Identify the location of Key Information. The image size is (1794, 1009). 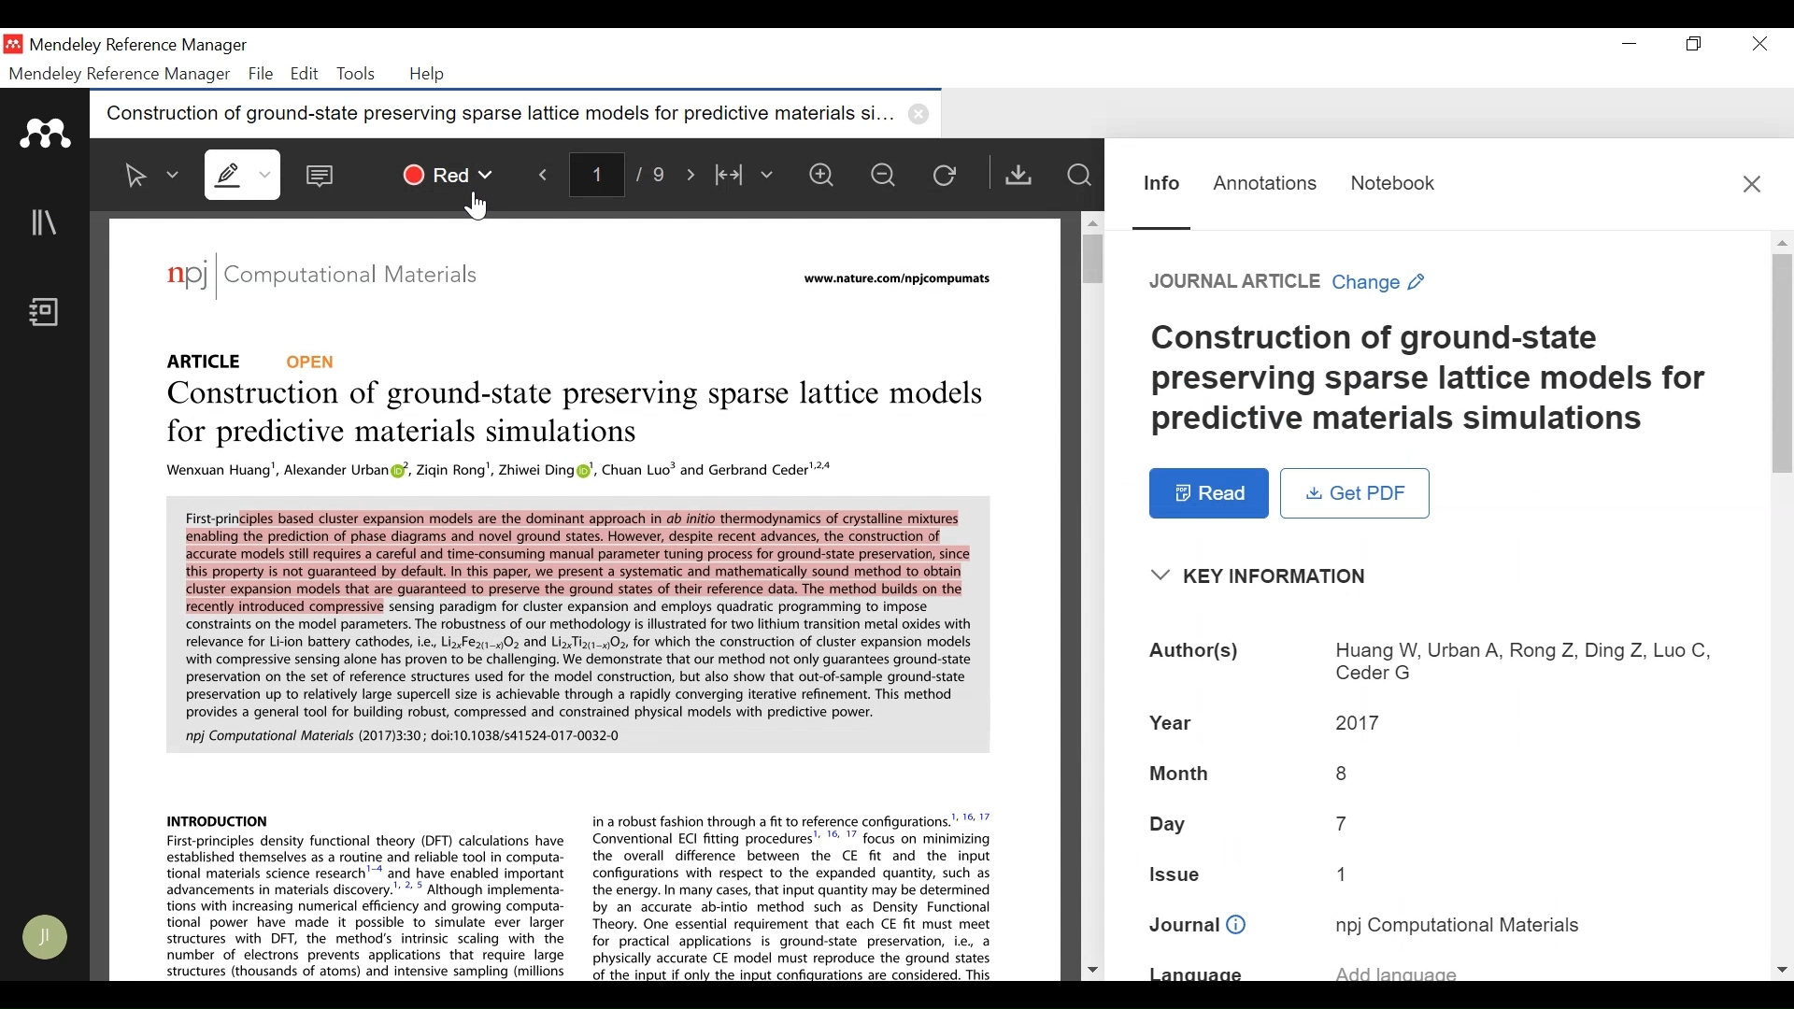
(1254, 578).